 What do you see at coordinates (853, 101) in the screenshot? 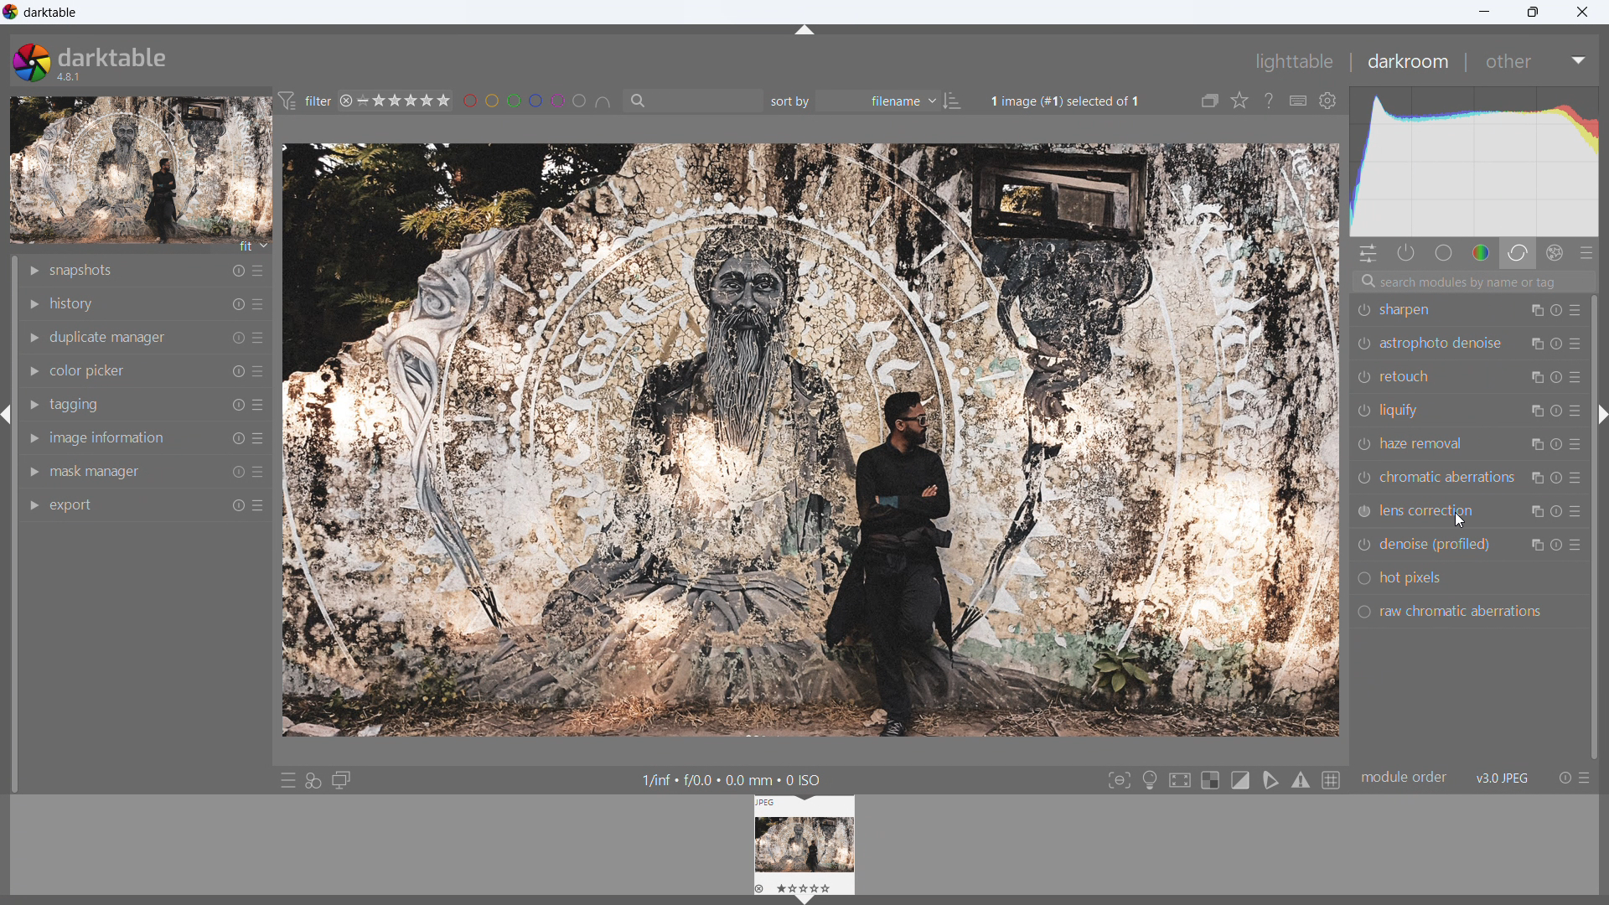
I see `sort by` at bounding box center [853, 101].